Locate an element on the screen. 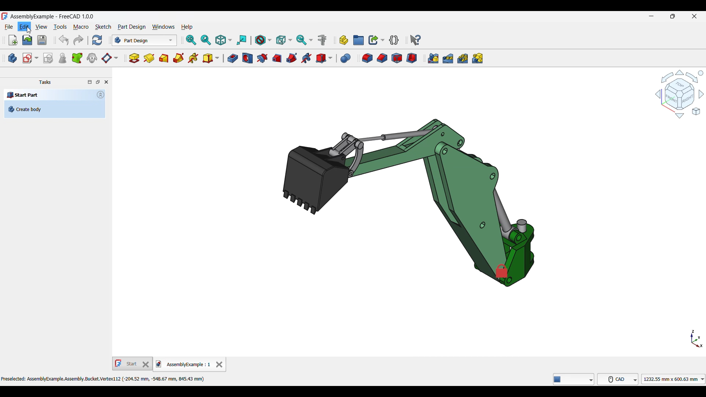 This screenshot has height=397, width=706. Fit selection is located at coordinates (206, 40).